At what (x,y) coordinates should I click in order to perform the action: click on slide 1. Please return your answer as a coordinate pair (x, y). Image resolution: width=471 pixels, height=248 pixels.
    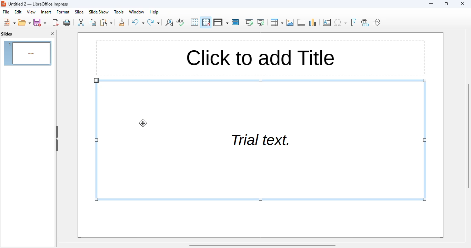
    Looking at the image, I should click on (27, 53).